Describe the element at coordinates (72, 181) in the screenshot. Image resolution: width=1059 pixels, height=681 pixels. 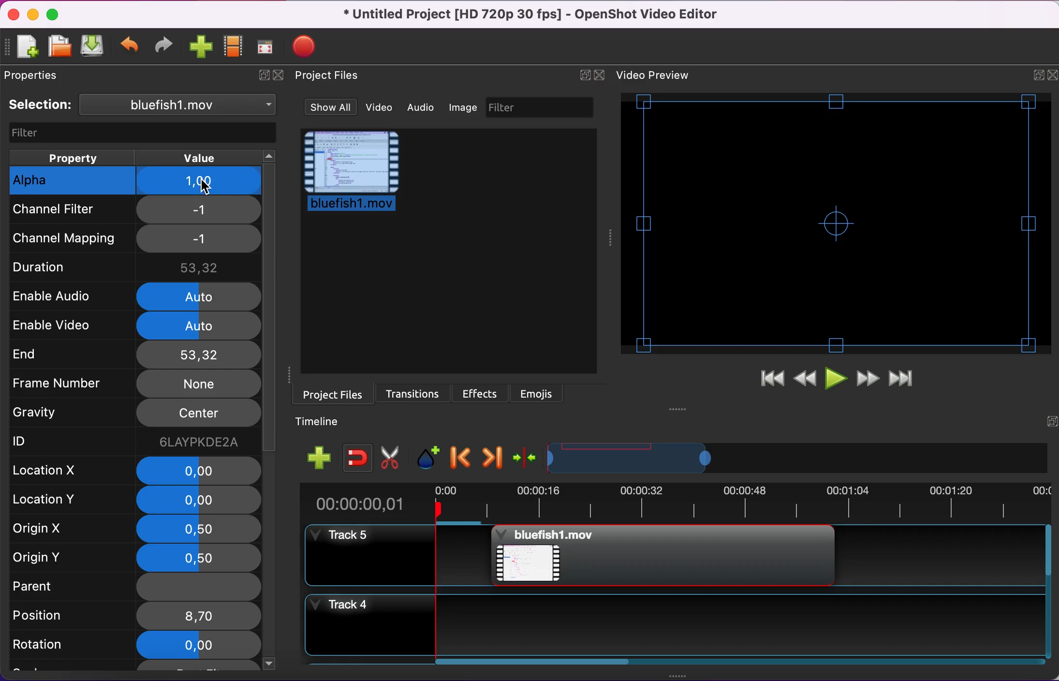
I see `alpha` at that location.